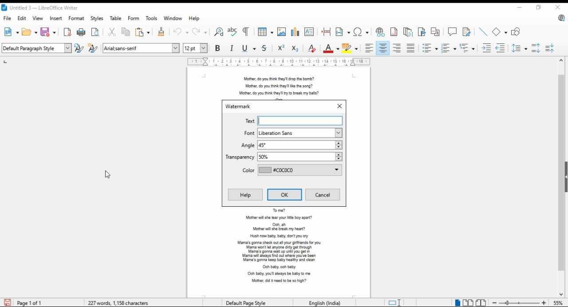 This screenshot has height=307, width=568. What do you see at coordinates (143, 32) in the screenshot?
I see `paste` at bounding box center [143, 32].